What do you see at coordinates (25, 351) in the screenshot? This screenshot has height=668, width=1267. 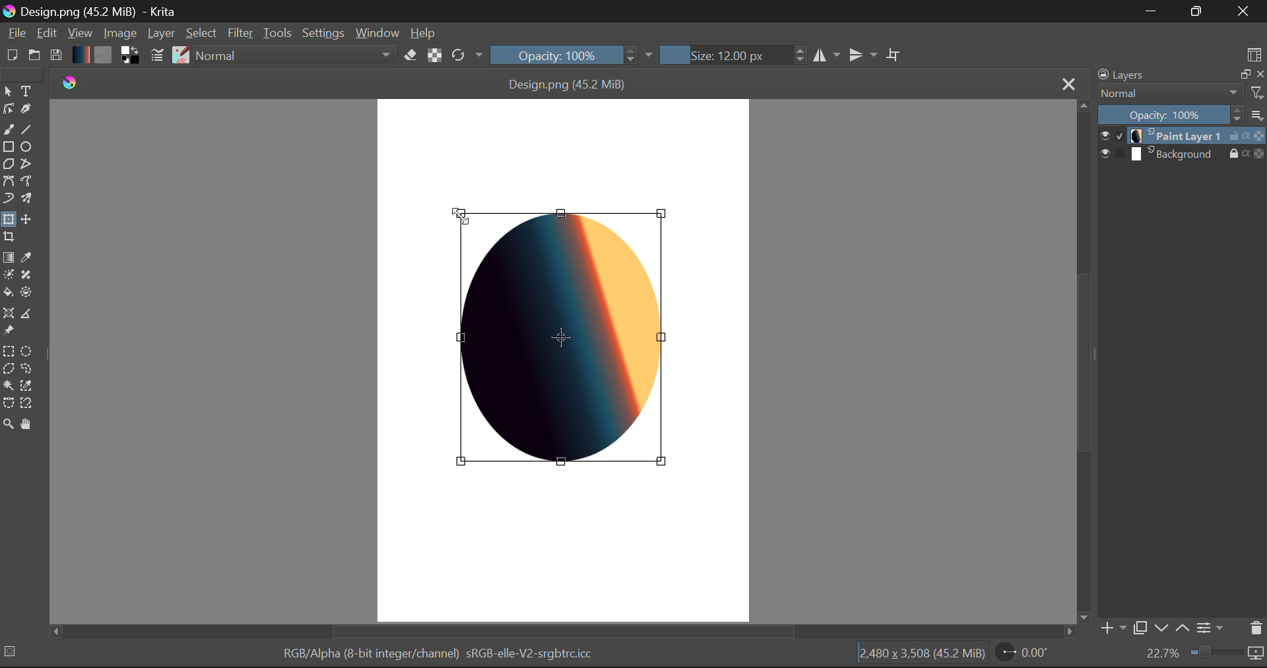 I see `Circular Selection` at bounding box center [25, 351].